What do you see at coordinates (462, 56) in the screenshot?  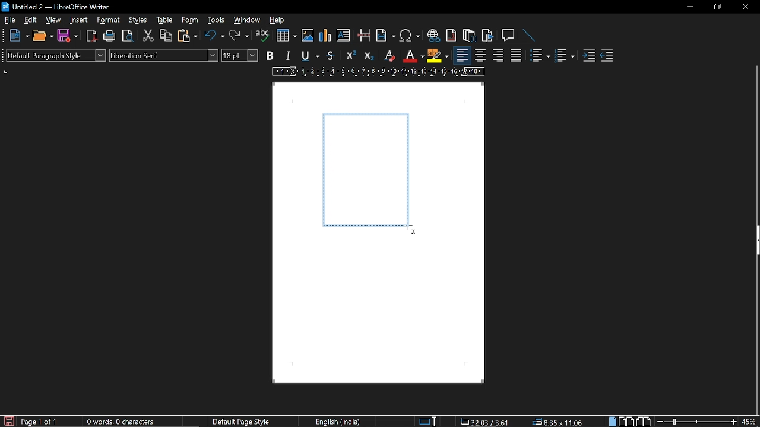 I see `align left` at bounding box center [462, 56].